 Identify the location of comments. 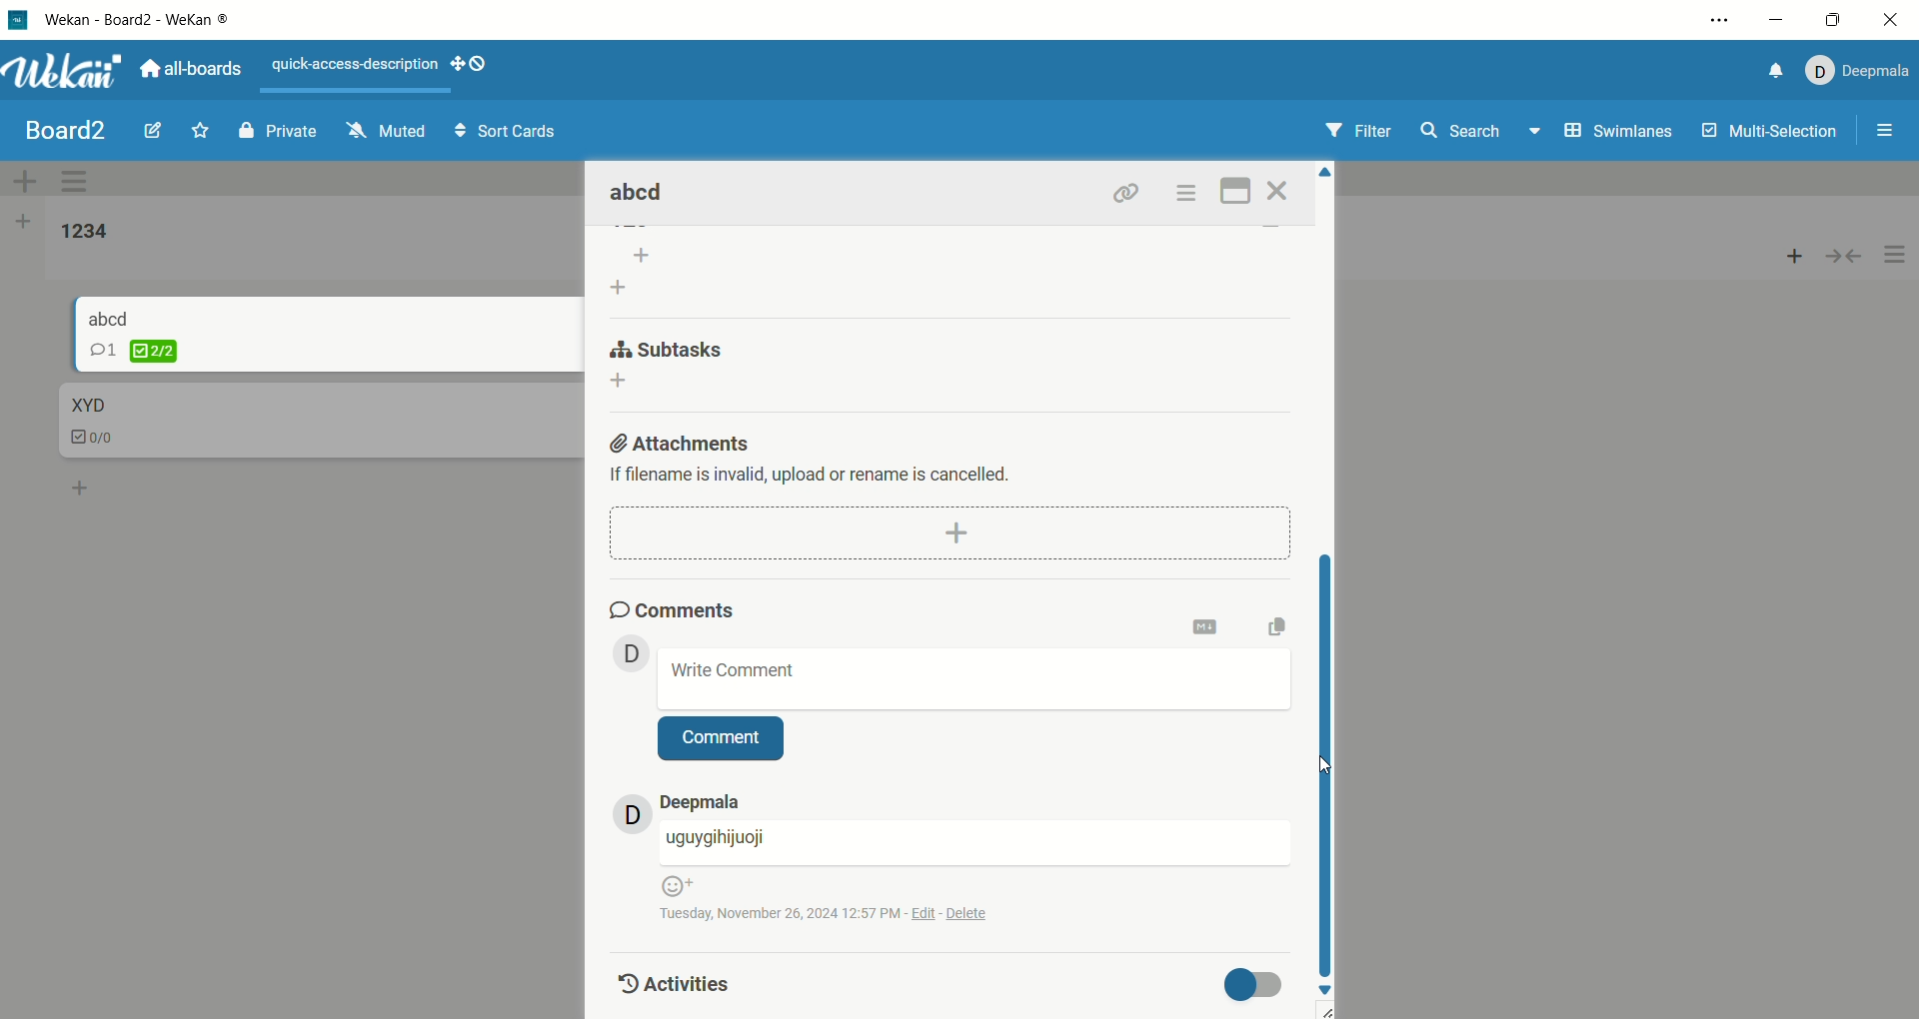
(675, 607).